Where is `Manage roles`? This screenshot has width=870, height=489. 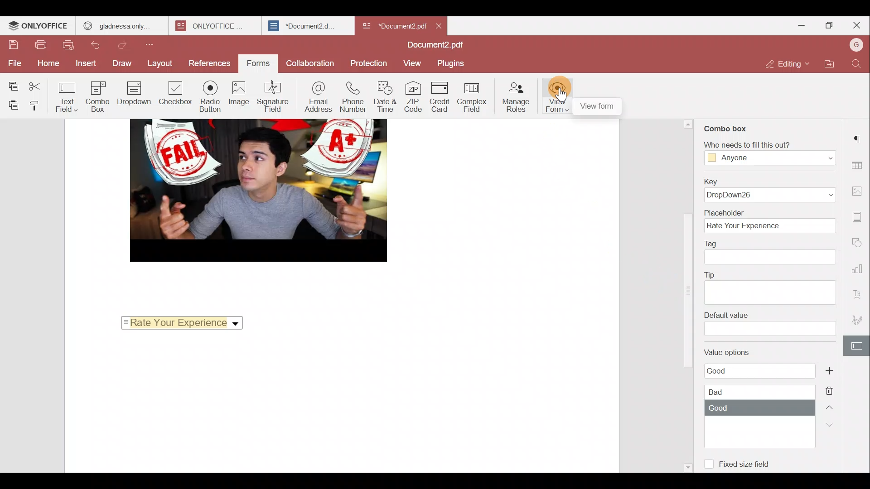 Manage roles is located at coordinates (517, 96).